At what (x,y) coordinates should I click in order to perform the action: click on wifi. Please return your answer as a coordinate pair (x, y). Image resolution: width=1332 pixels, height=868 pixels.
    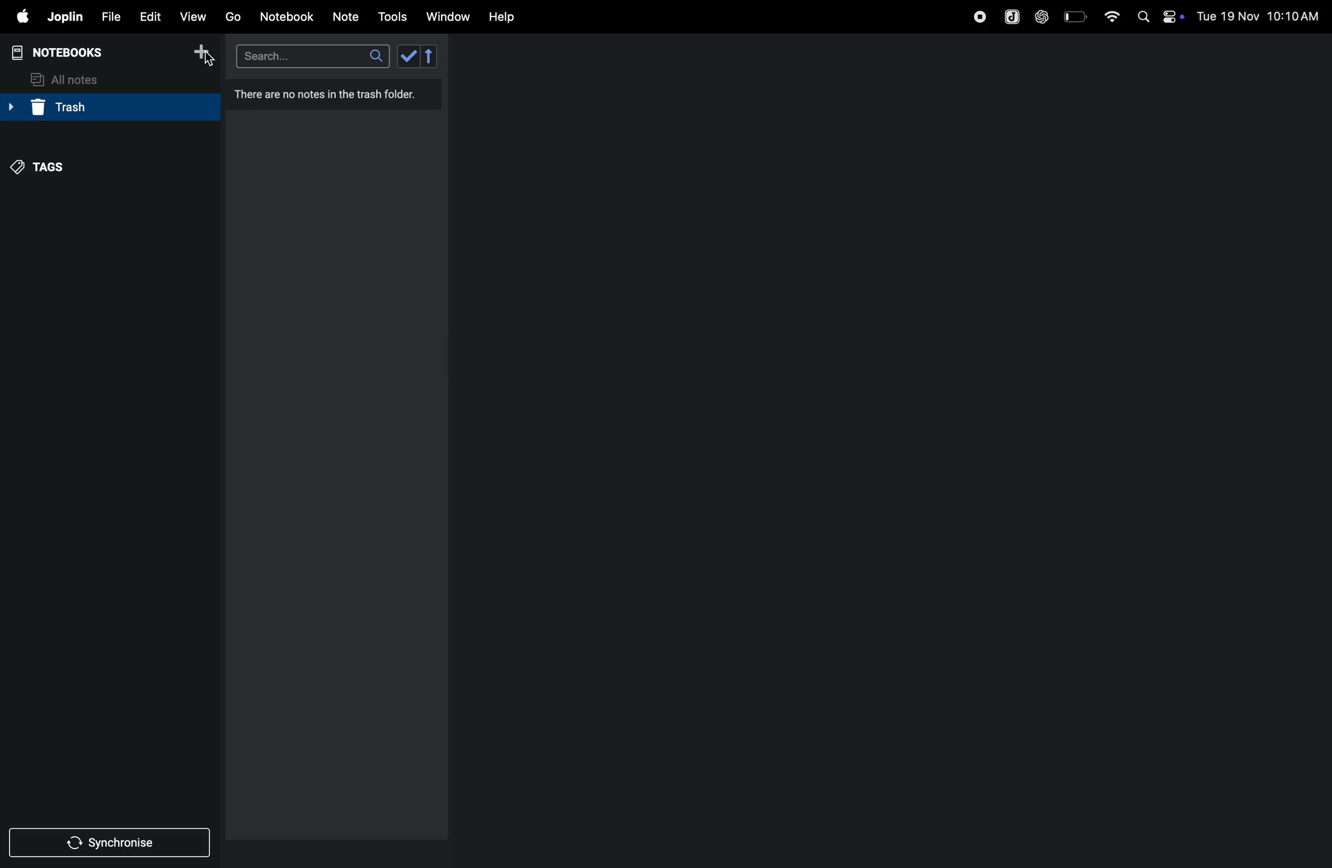
    Looking at the image, I should click on (1108, 16).